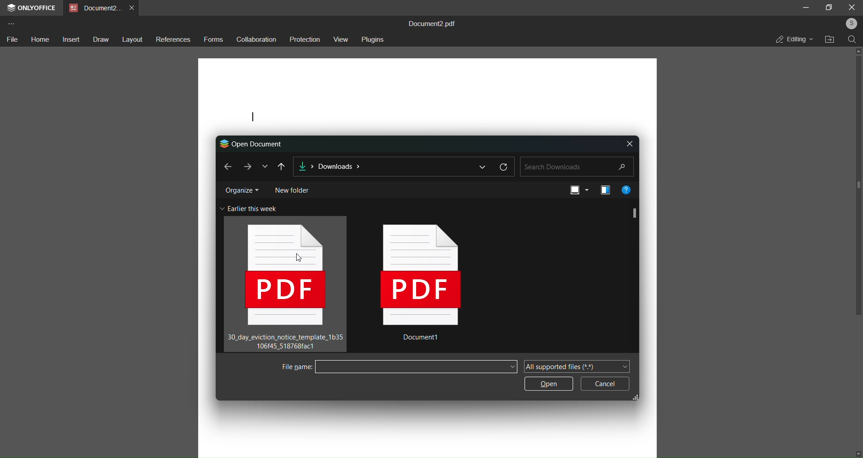  Describe the element at coordinates (341, 39) in the screenshot. I see `view` at that location.